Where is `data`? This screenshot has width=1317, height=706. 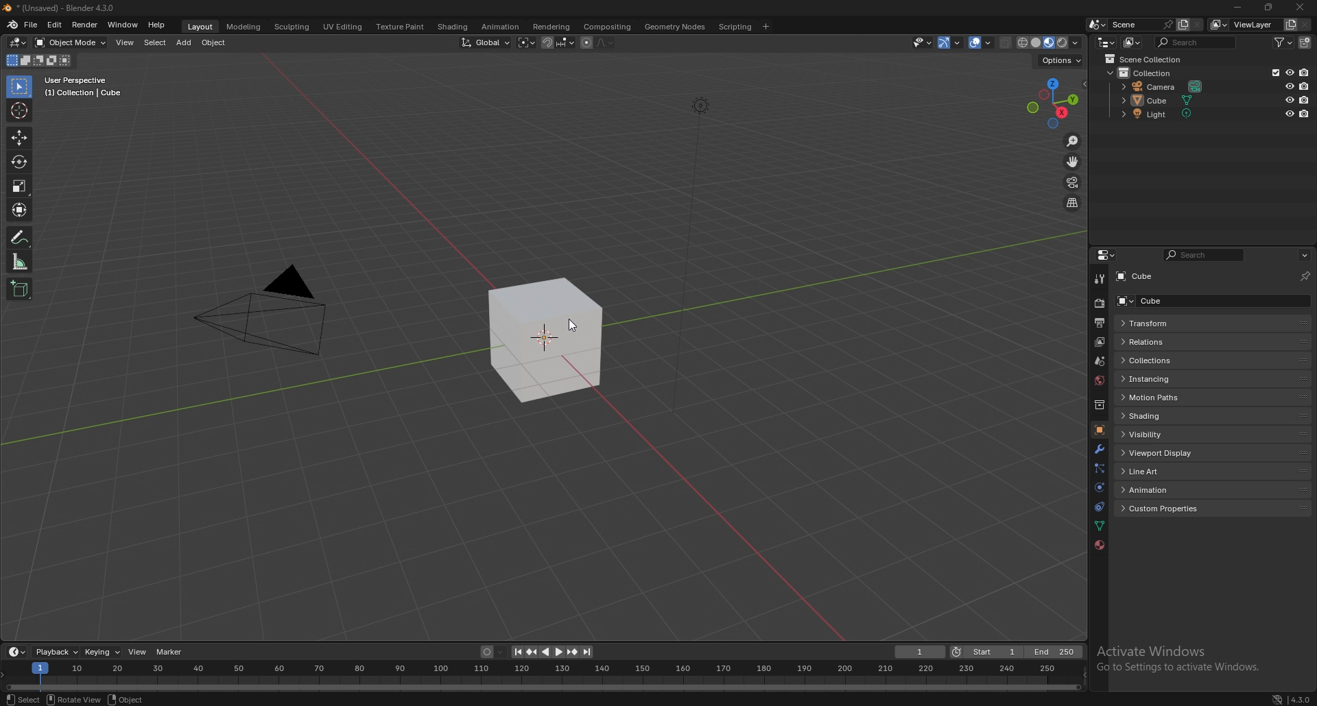
data is located at coordinates (1098, 526).